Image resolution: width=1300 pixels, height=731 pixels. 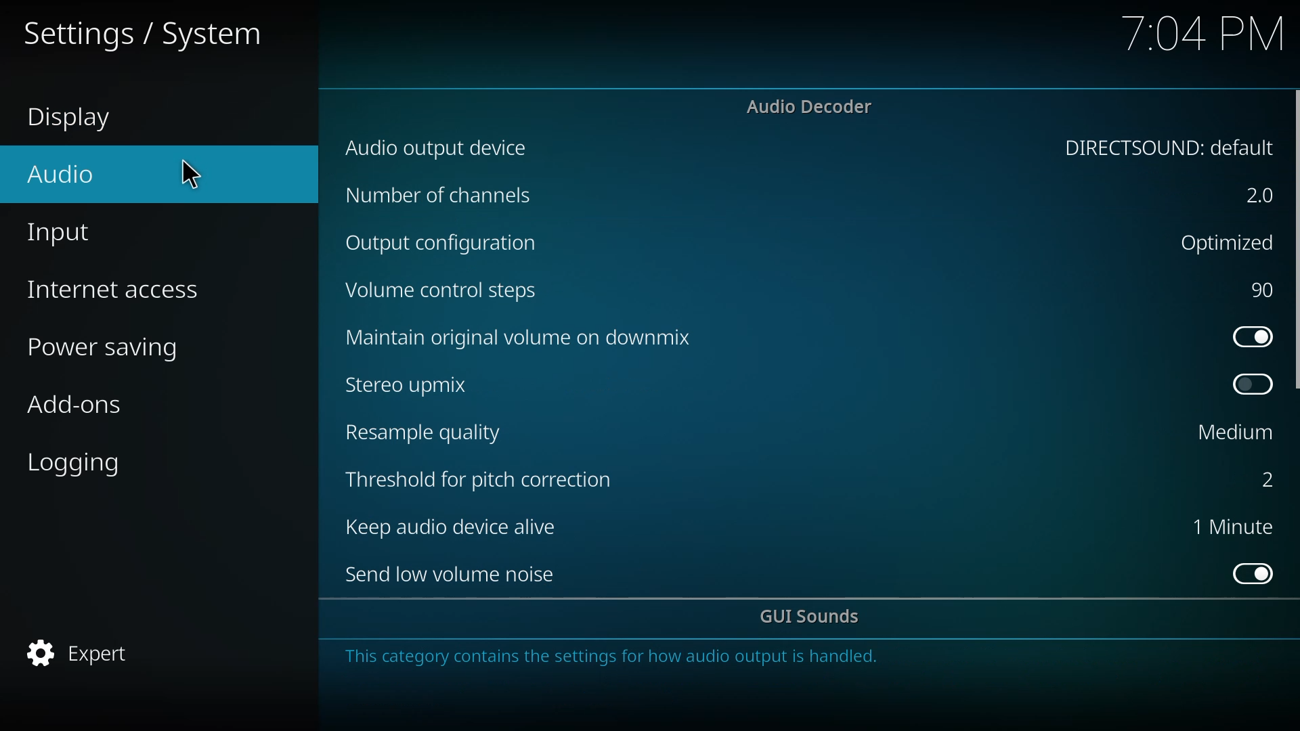 What do you see at coordinates (78, 119) in the screenshot?
I see `display` at bounding box center [78, 119].